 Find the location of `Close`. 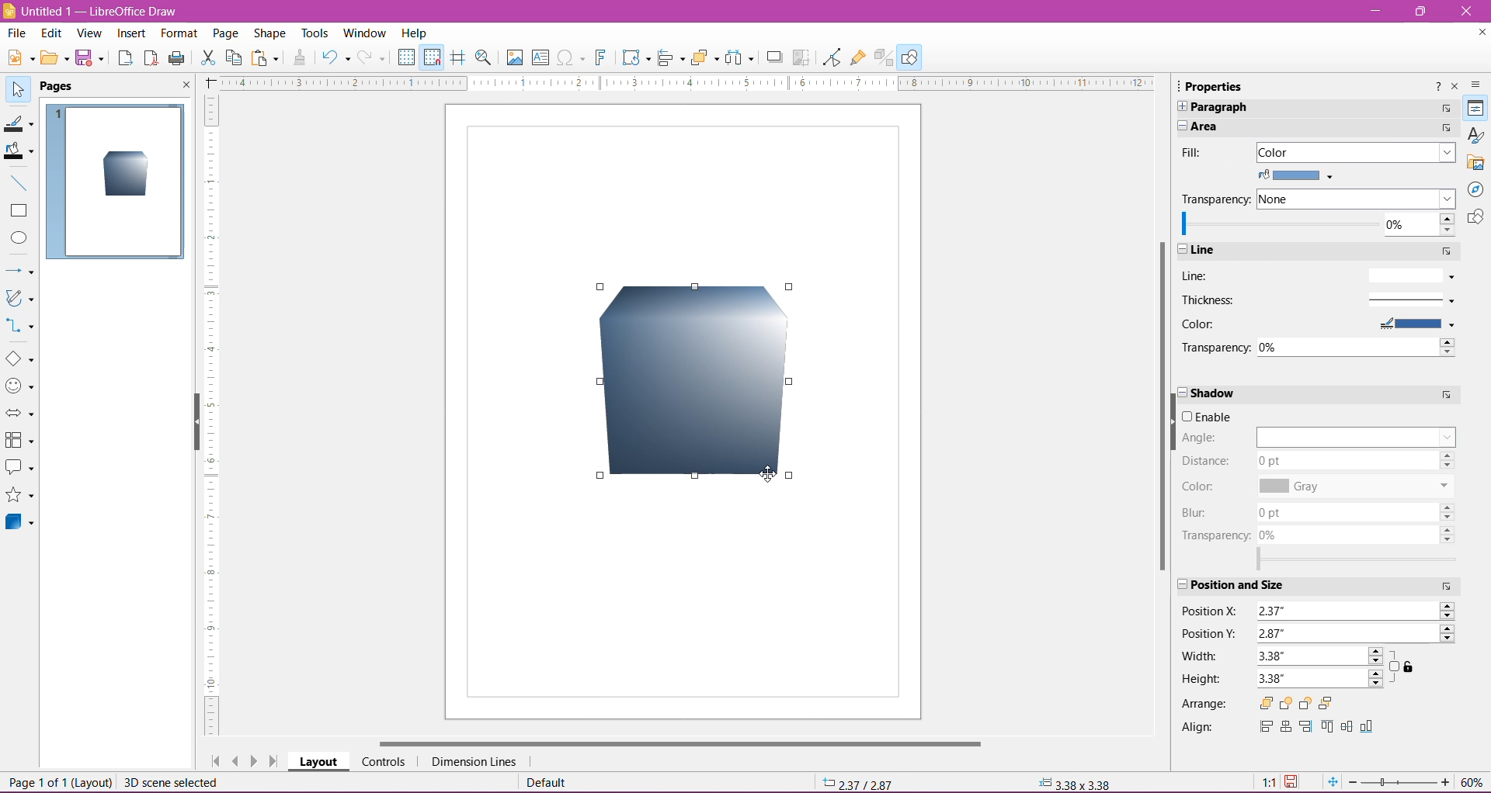

Close is located at coordinates (1467, 12).